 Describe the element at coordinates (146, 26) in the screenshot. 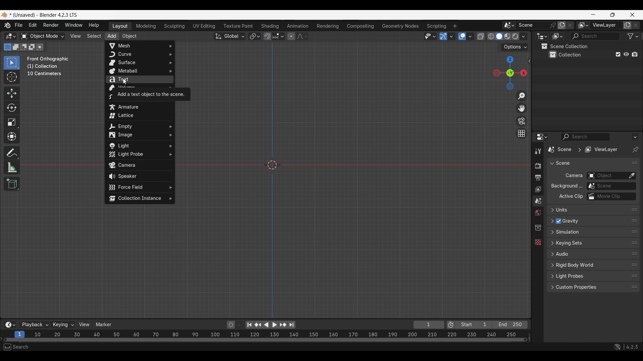

I see `Medeling workspace` at that location.